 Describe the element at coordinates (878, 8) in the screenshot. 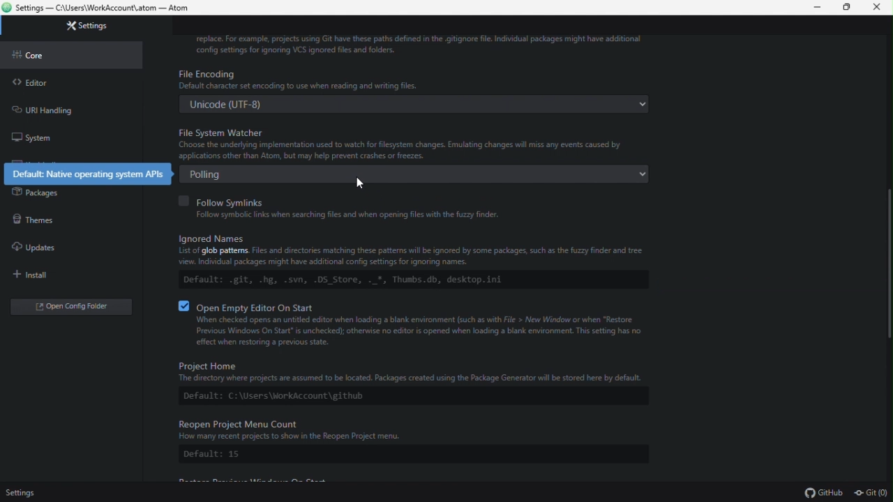

I see `close` at that location.